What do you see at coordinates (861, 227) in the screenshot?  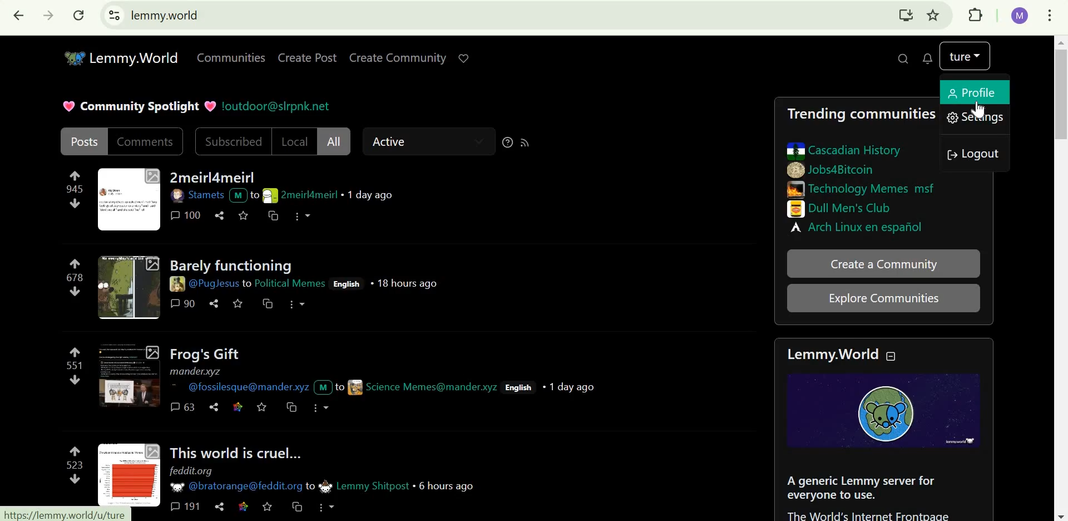 I see `Arch Linux en espanol` at bounding box center [861, 227].